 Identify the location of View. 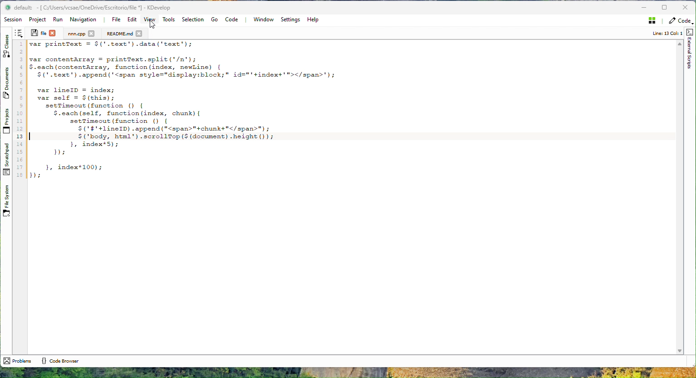
(149, 19).